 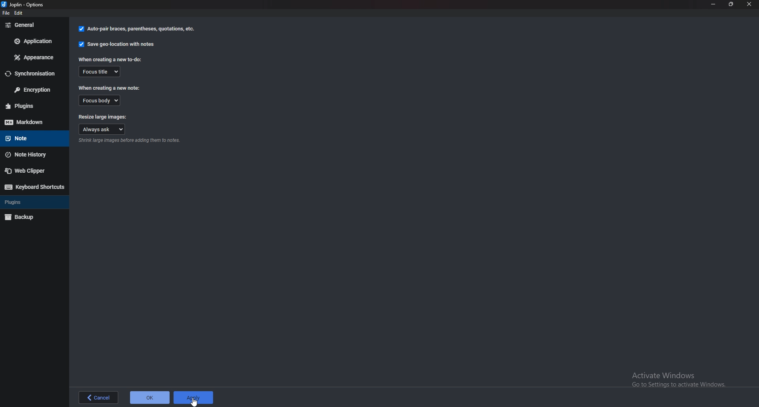 What do you see at coordinates (34, 41) in the screenshot?
I see `Application` at bounding box center [34, 41].